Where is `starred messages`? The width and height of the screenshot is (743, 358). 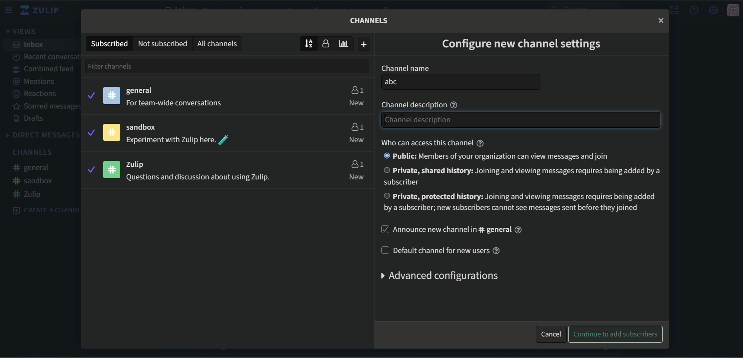
starred messages is located at coordinates (47, 107).